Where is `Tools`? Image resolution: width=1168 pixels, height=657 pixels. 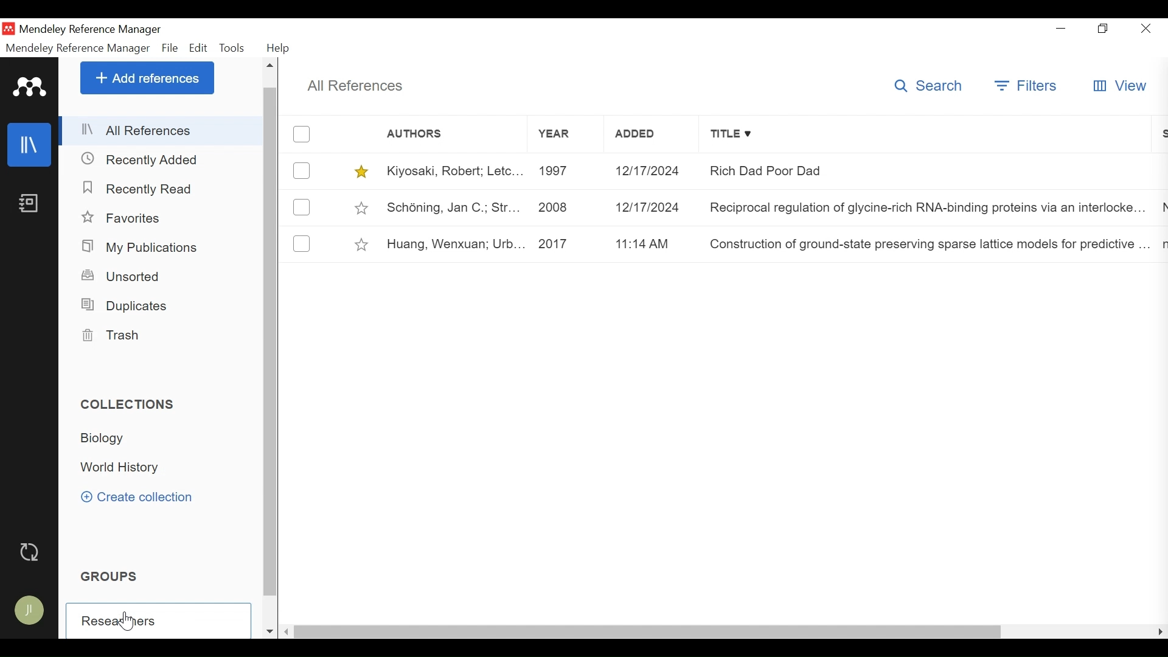 Tools is located at coordinates (233, 48).